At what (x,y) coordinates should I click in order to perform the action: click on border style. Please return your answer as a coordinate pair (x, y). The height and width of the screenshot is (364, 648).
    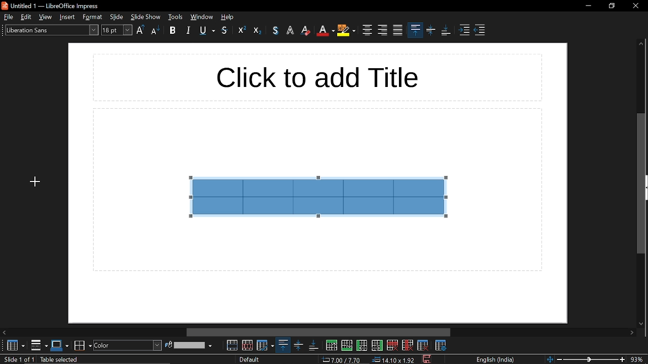
    Looking at the image, I should click on (60, 345).